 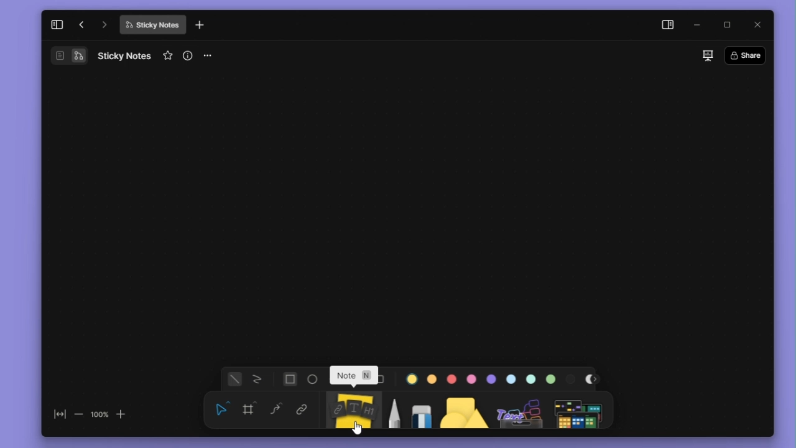 I want to click on color pallate, so click(x=532, y=380).